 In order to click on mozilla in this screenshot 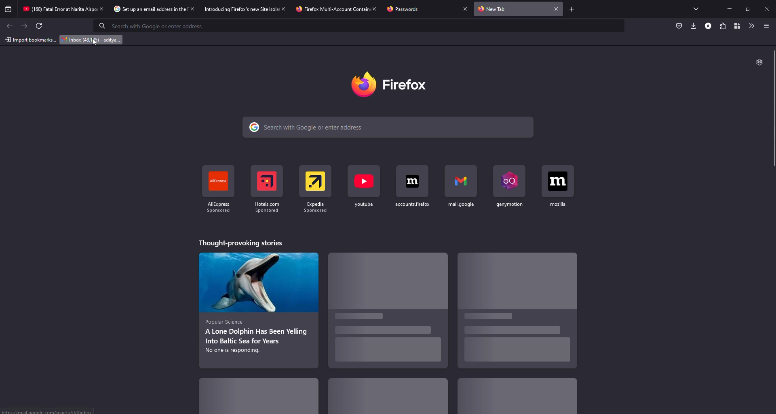, I will do `click(560, 204)`.